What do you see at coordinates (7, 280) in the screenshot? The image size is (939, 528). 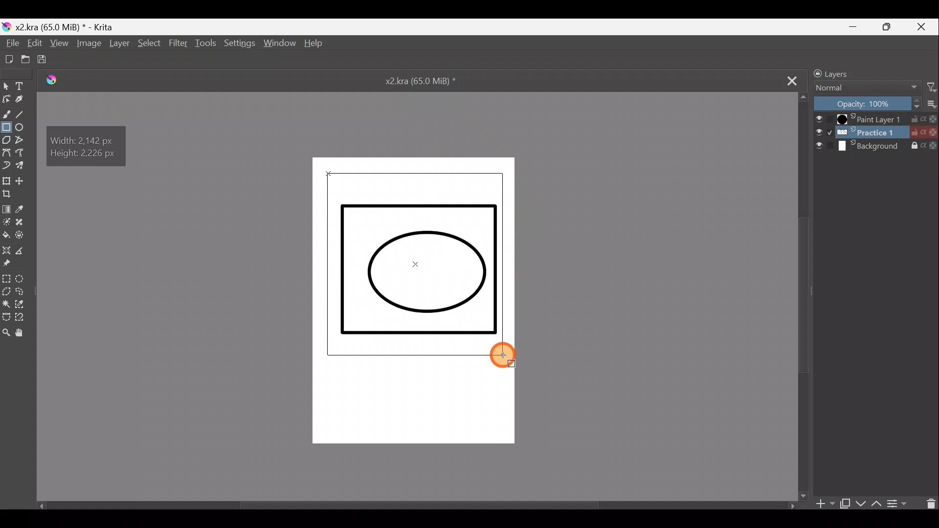 I see `Rectangular selection tool` at bounding box center [7, 280].